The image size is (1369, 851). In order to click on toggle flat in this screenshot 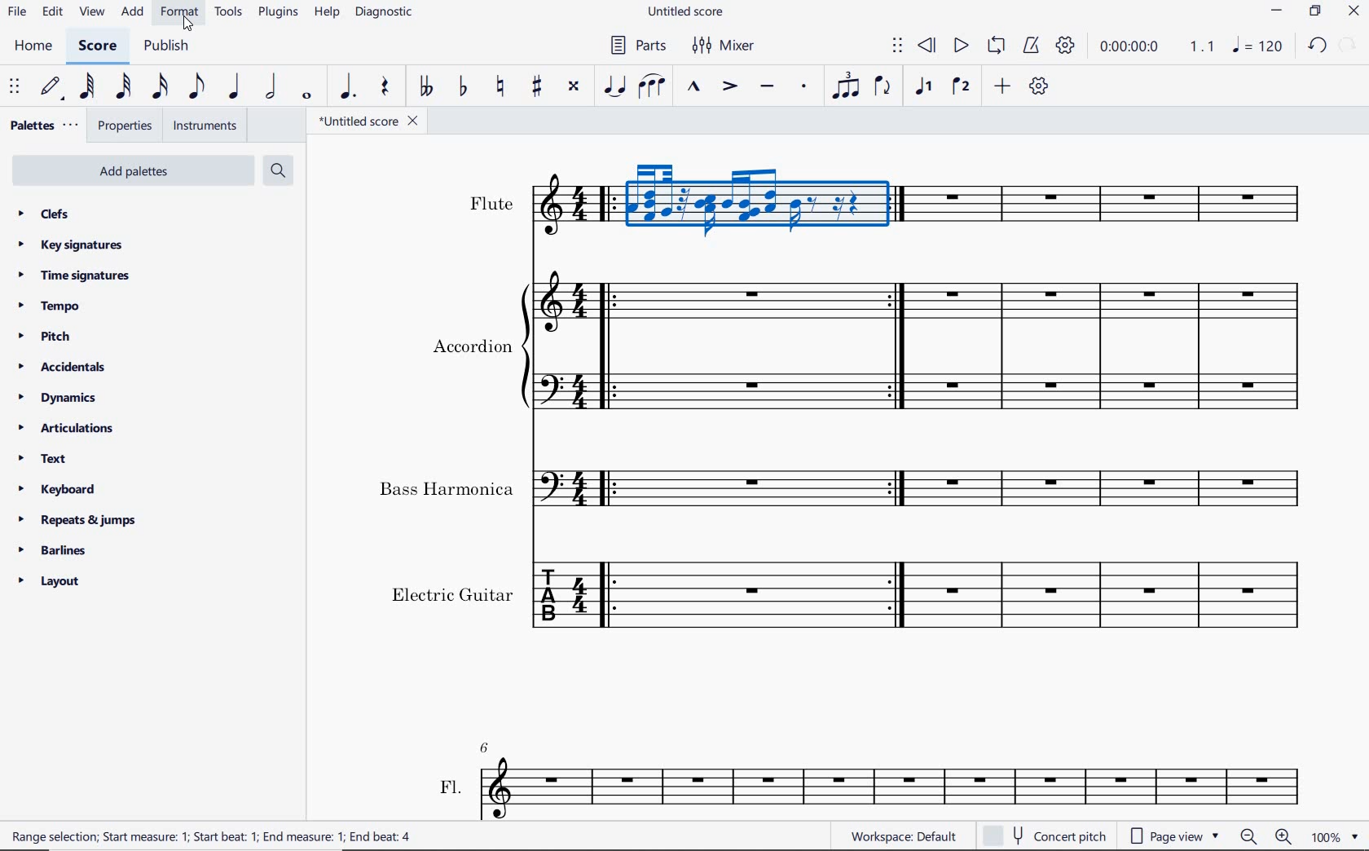, I will do `click(463, 87)`.